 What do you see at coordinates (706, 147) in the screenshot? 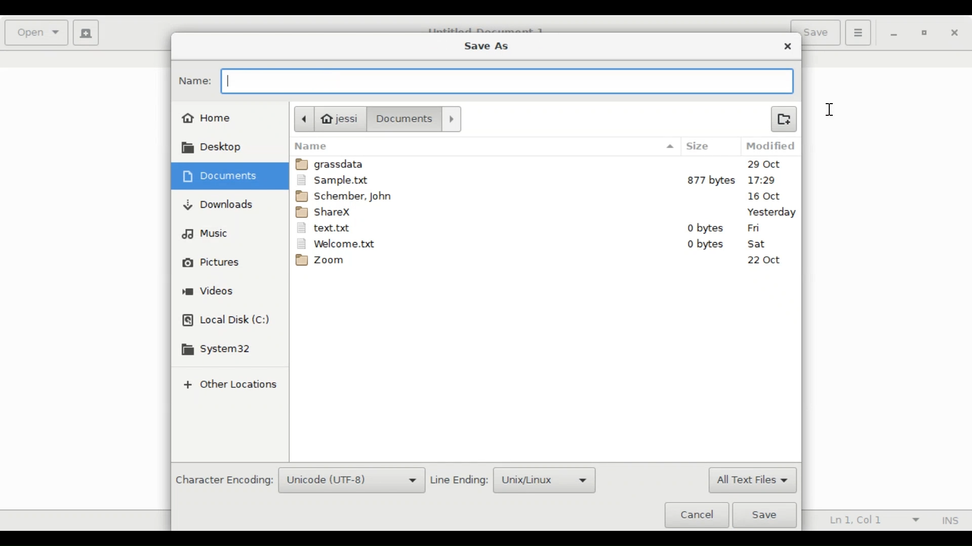
I see `Size` at bounding box center [706, 147].